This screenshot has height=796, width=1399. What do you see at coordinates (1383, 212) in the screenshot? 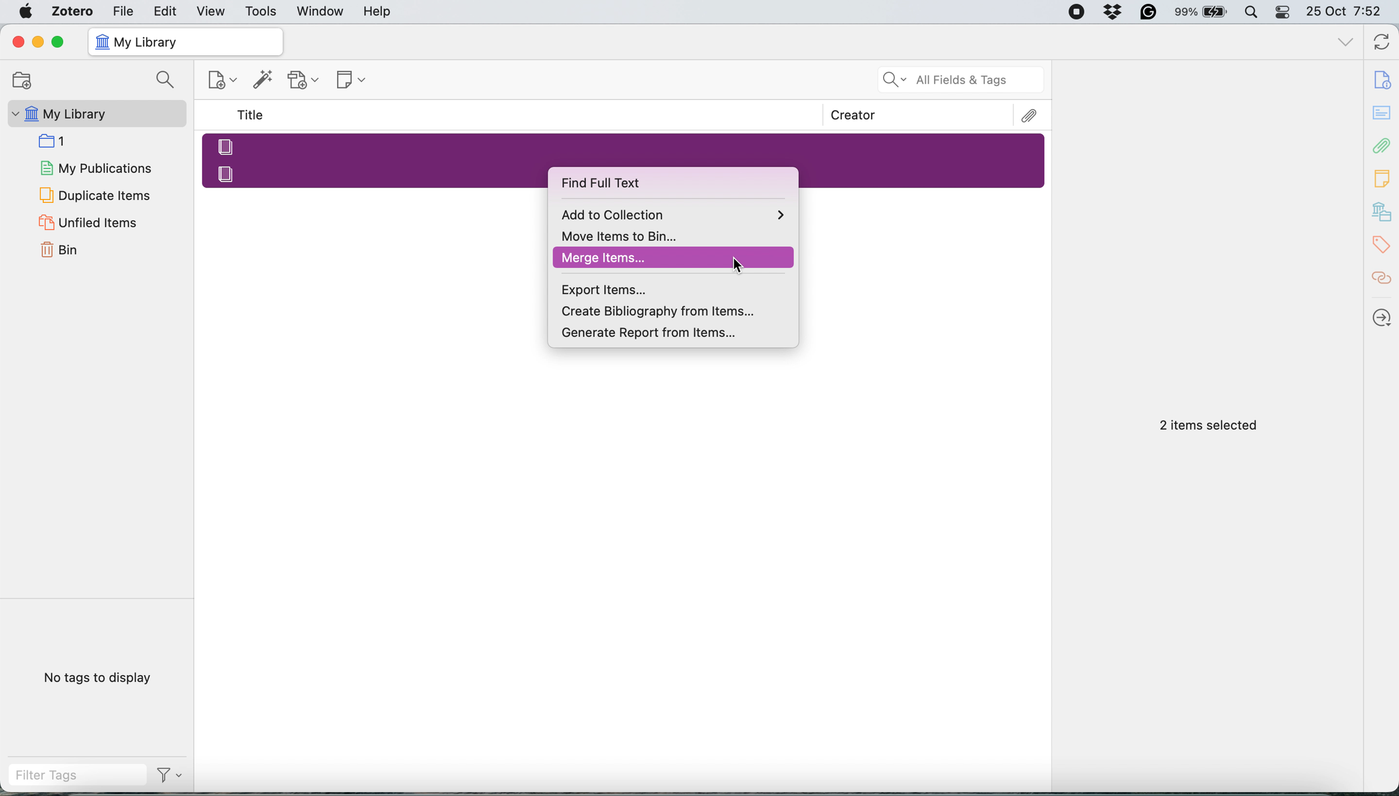
I see `Library` at bounding box center [1383, 212].